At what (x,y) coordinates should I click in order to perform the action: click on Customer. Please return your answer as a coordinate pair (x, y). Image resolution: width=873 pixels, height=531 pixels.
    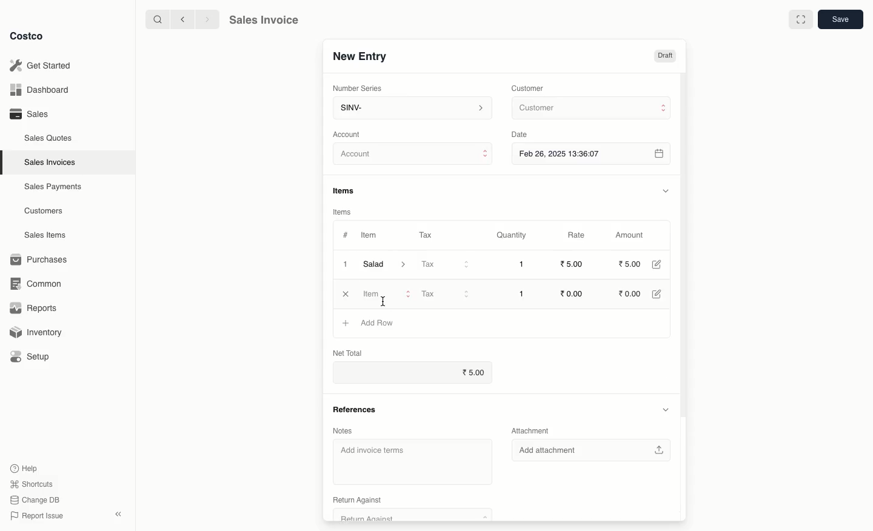
    Looking at the image, I should click on (529, 87).